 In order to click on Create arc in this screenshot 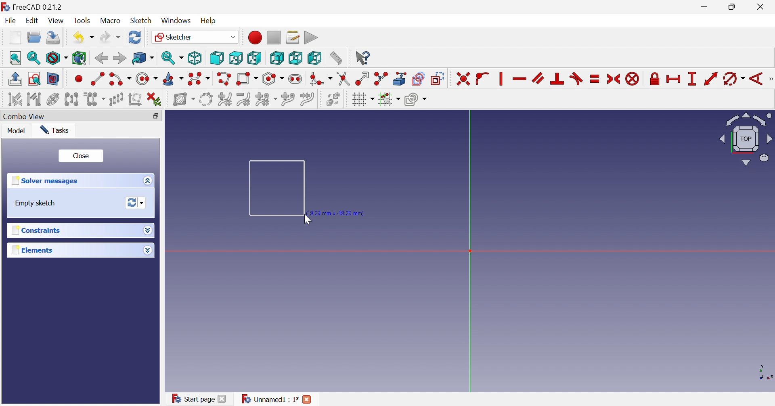, I will do `click(120, 79)`.